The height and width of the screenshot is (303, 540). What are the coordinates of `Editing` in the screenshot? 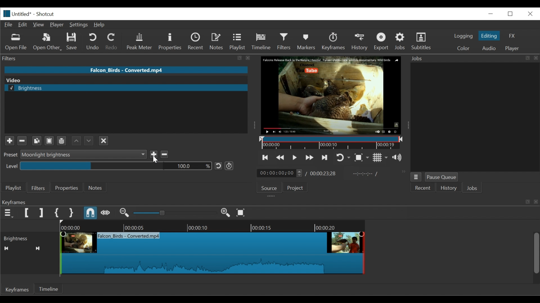 It's located at (490, 36).